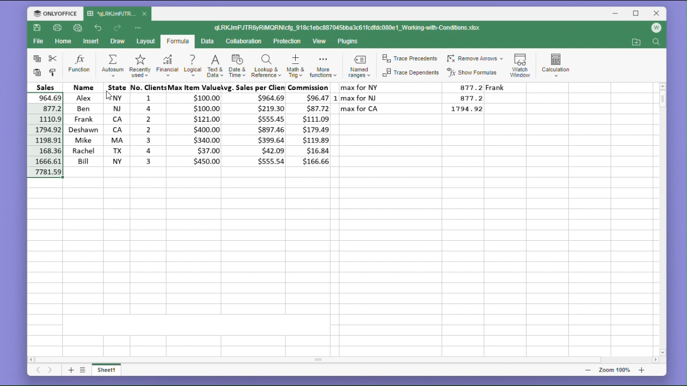  What do you see at coordinates (112, 13) in the screenshot?
I see `'qLRKJmPJTR...` at bounding box center [112, 13].